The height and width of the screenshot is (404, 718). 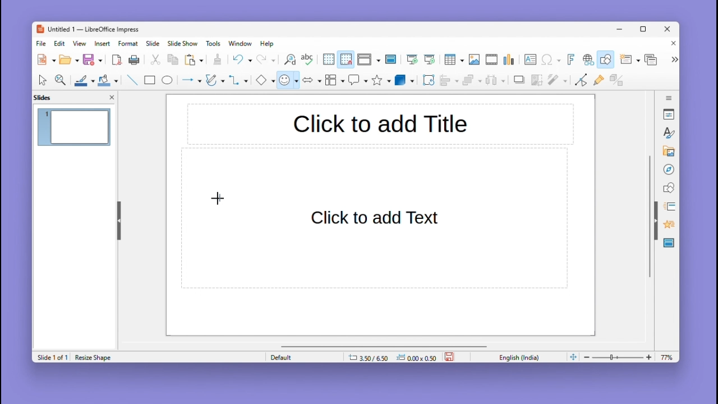 I want to click on Arrange, so click(x=471, y=81).